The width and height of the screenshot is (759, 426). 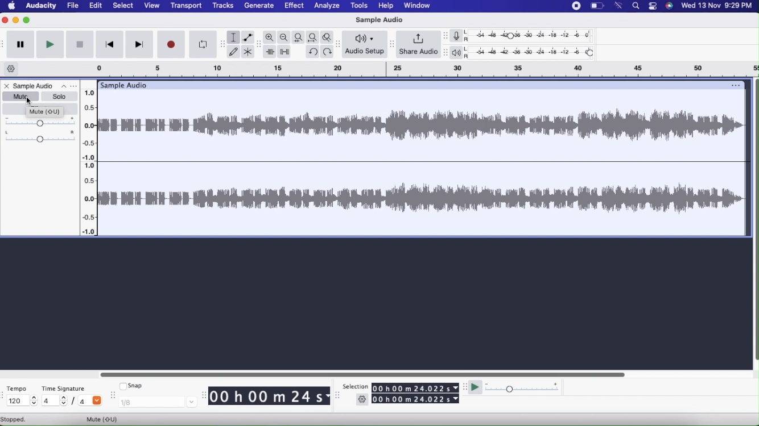 I want to click on Solo, so click(x=57, y=96).